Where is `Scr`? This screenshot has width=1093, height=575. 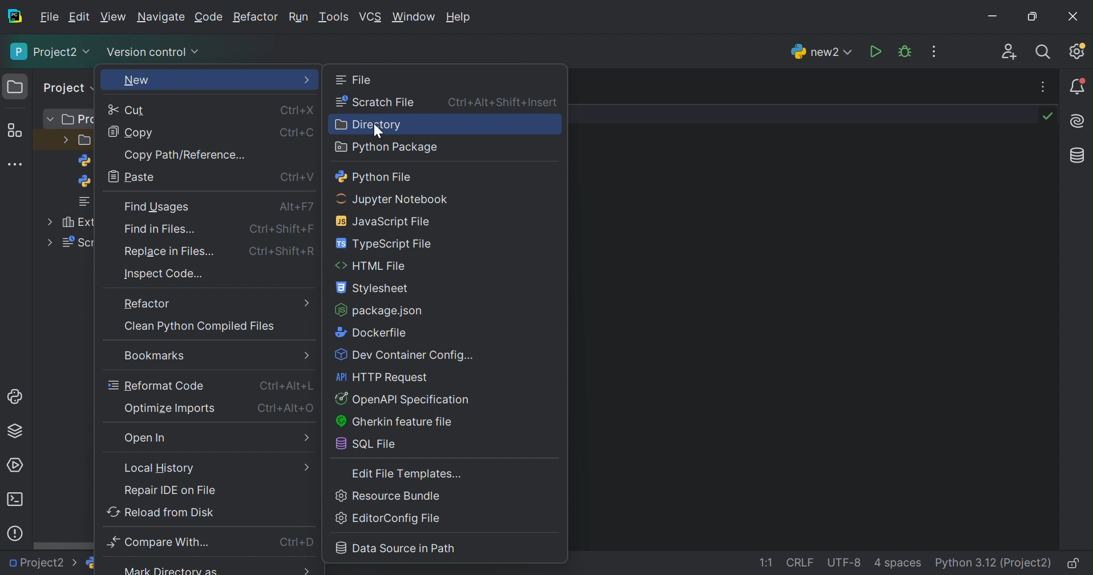 Scr is located at coordinates (79, 243).